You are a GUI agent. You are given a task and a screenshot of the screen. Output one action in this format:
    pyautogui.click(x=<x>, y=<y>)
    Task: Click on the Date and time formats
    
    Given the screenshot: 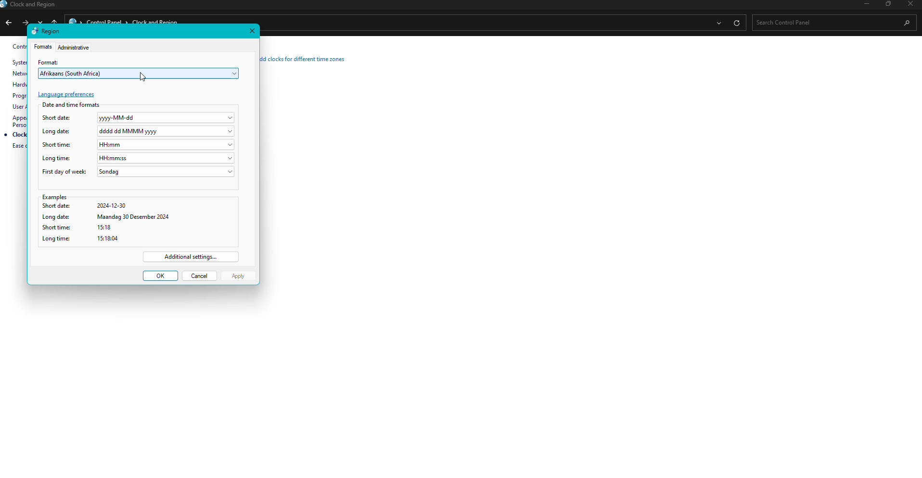 What is the action you would take?
    pyautogui.click(x=72, y=104)
    